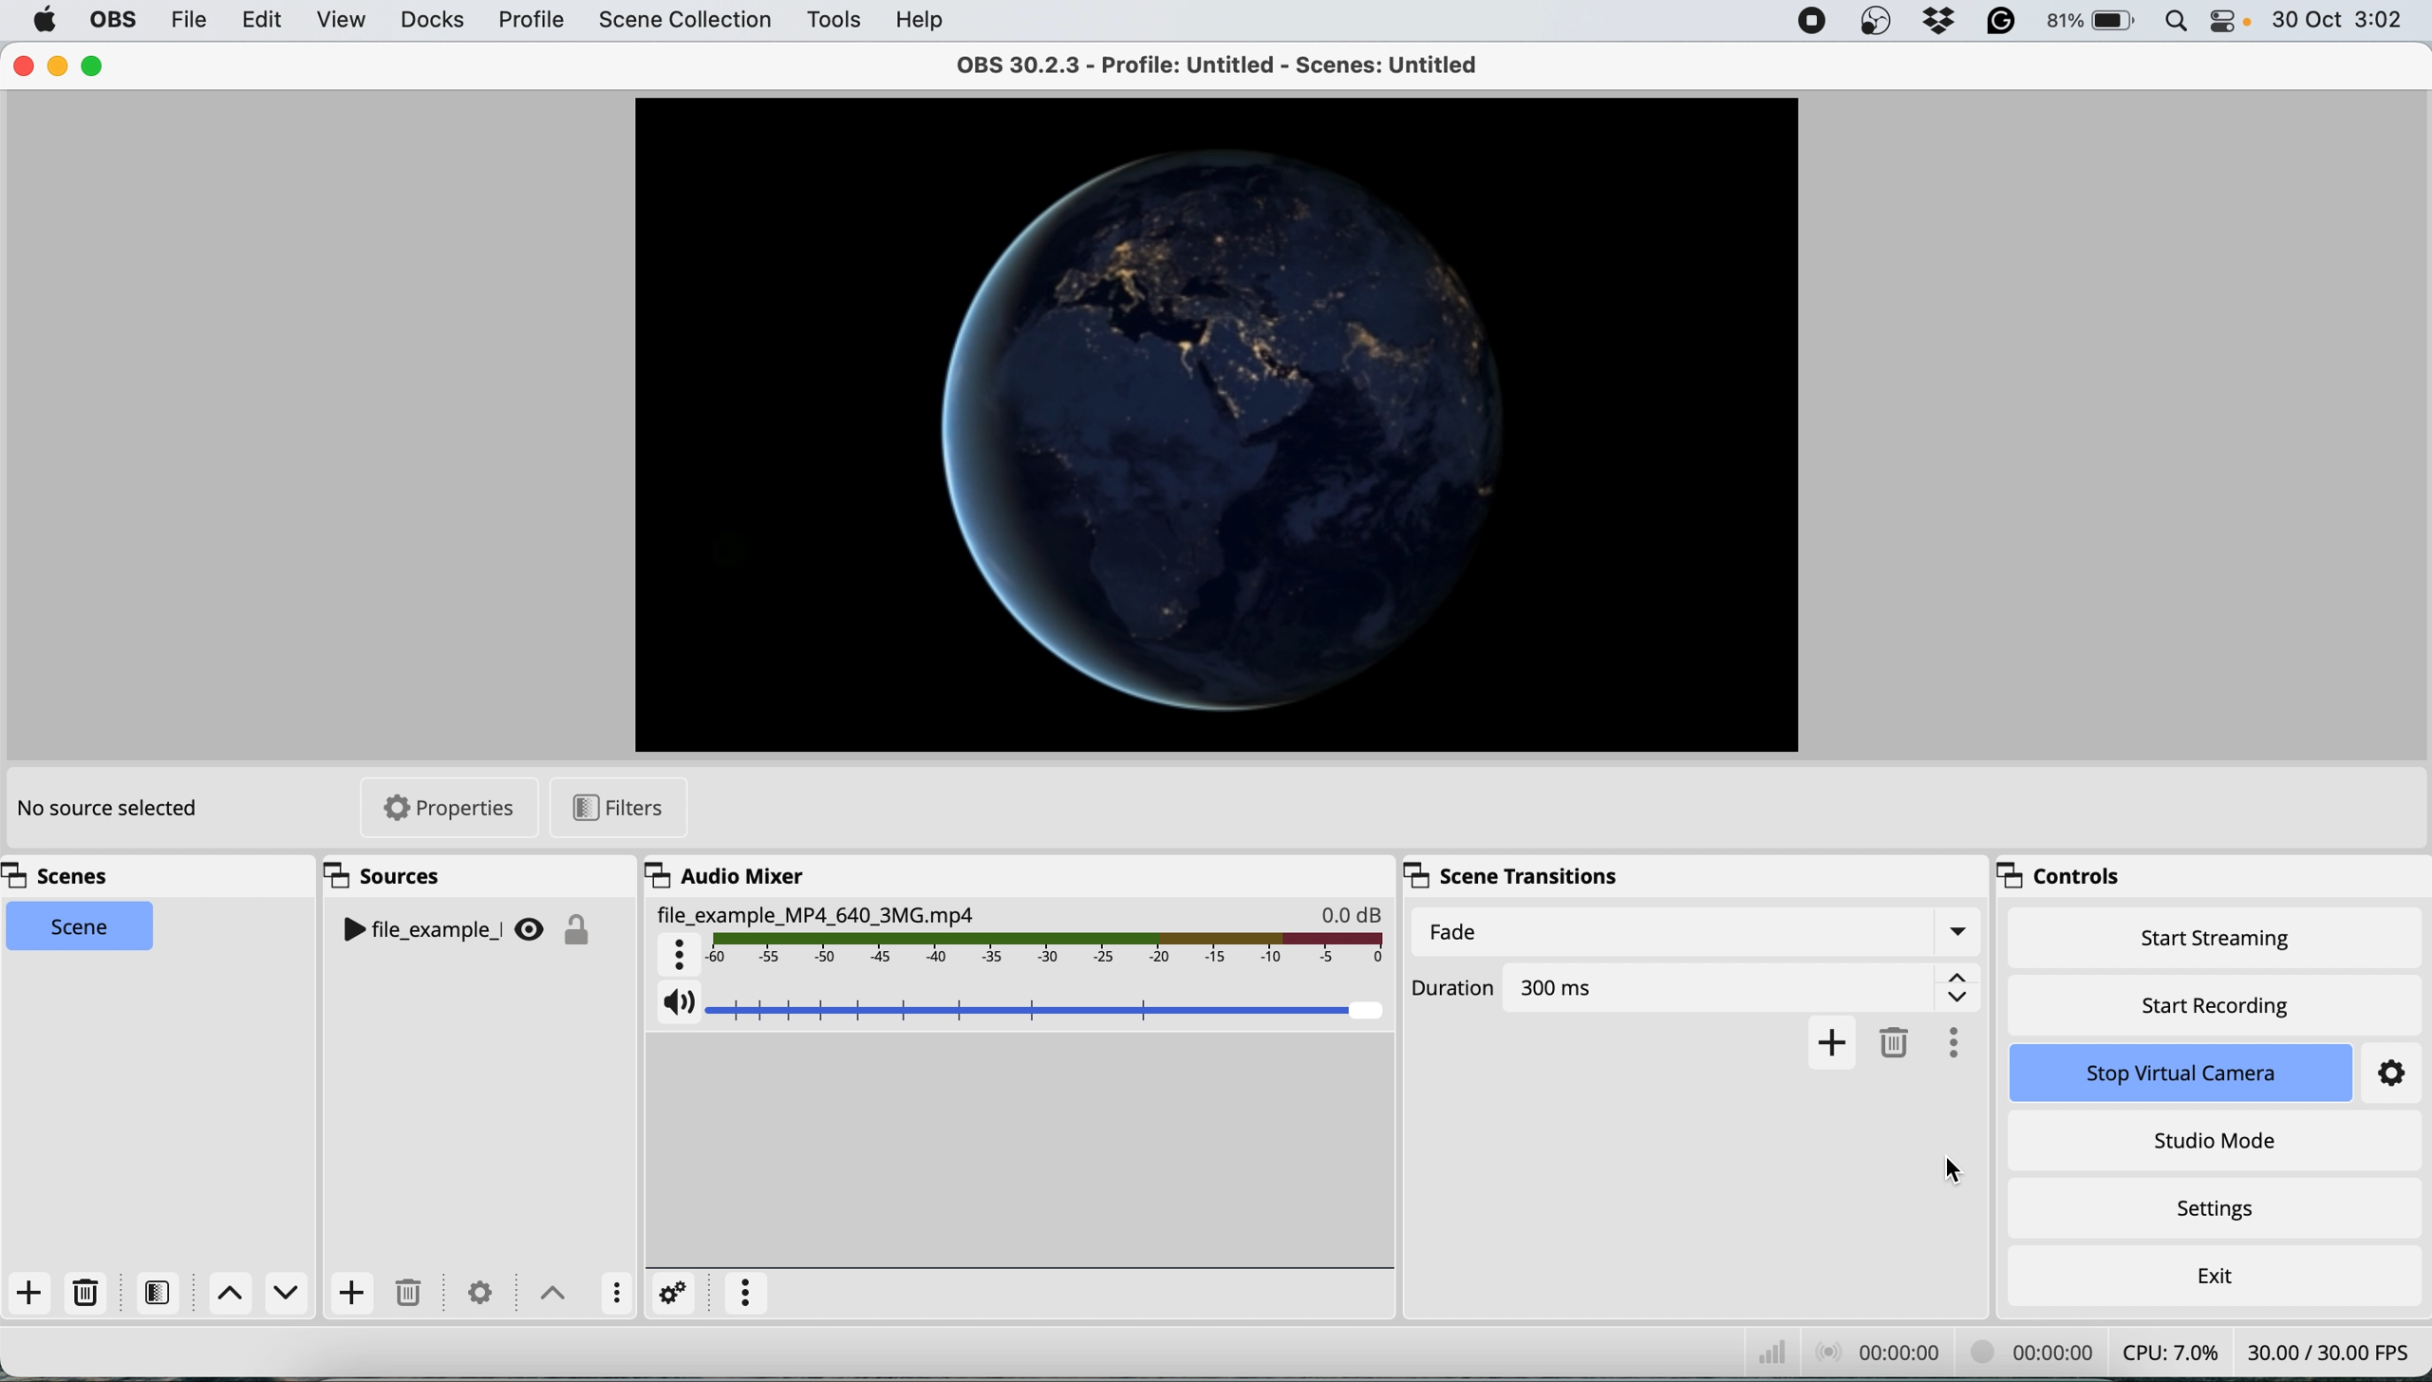 Image resolution: width=2432 pixels, height=1382 pixels. What do you see at coordinates (1218, 66) in the screenshot?
I see `OBS 30.2.3 - Profile: Untitled - Scenes: Untitled` at bounding box center [1218, 66].